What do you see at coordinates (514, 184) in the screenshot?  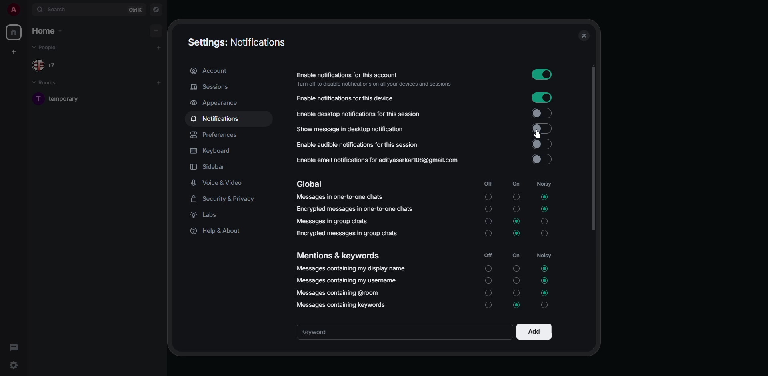 I see `on` at bounding box center [514, 184].